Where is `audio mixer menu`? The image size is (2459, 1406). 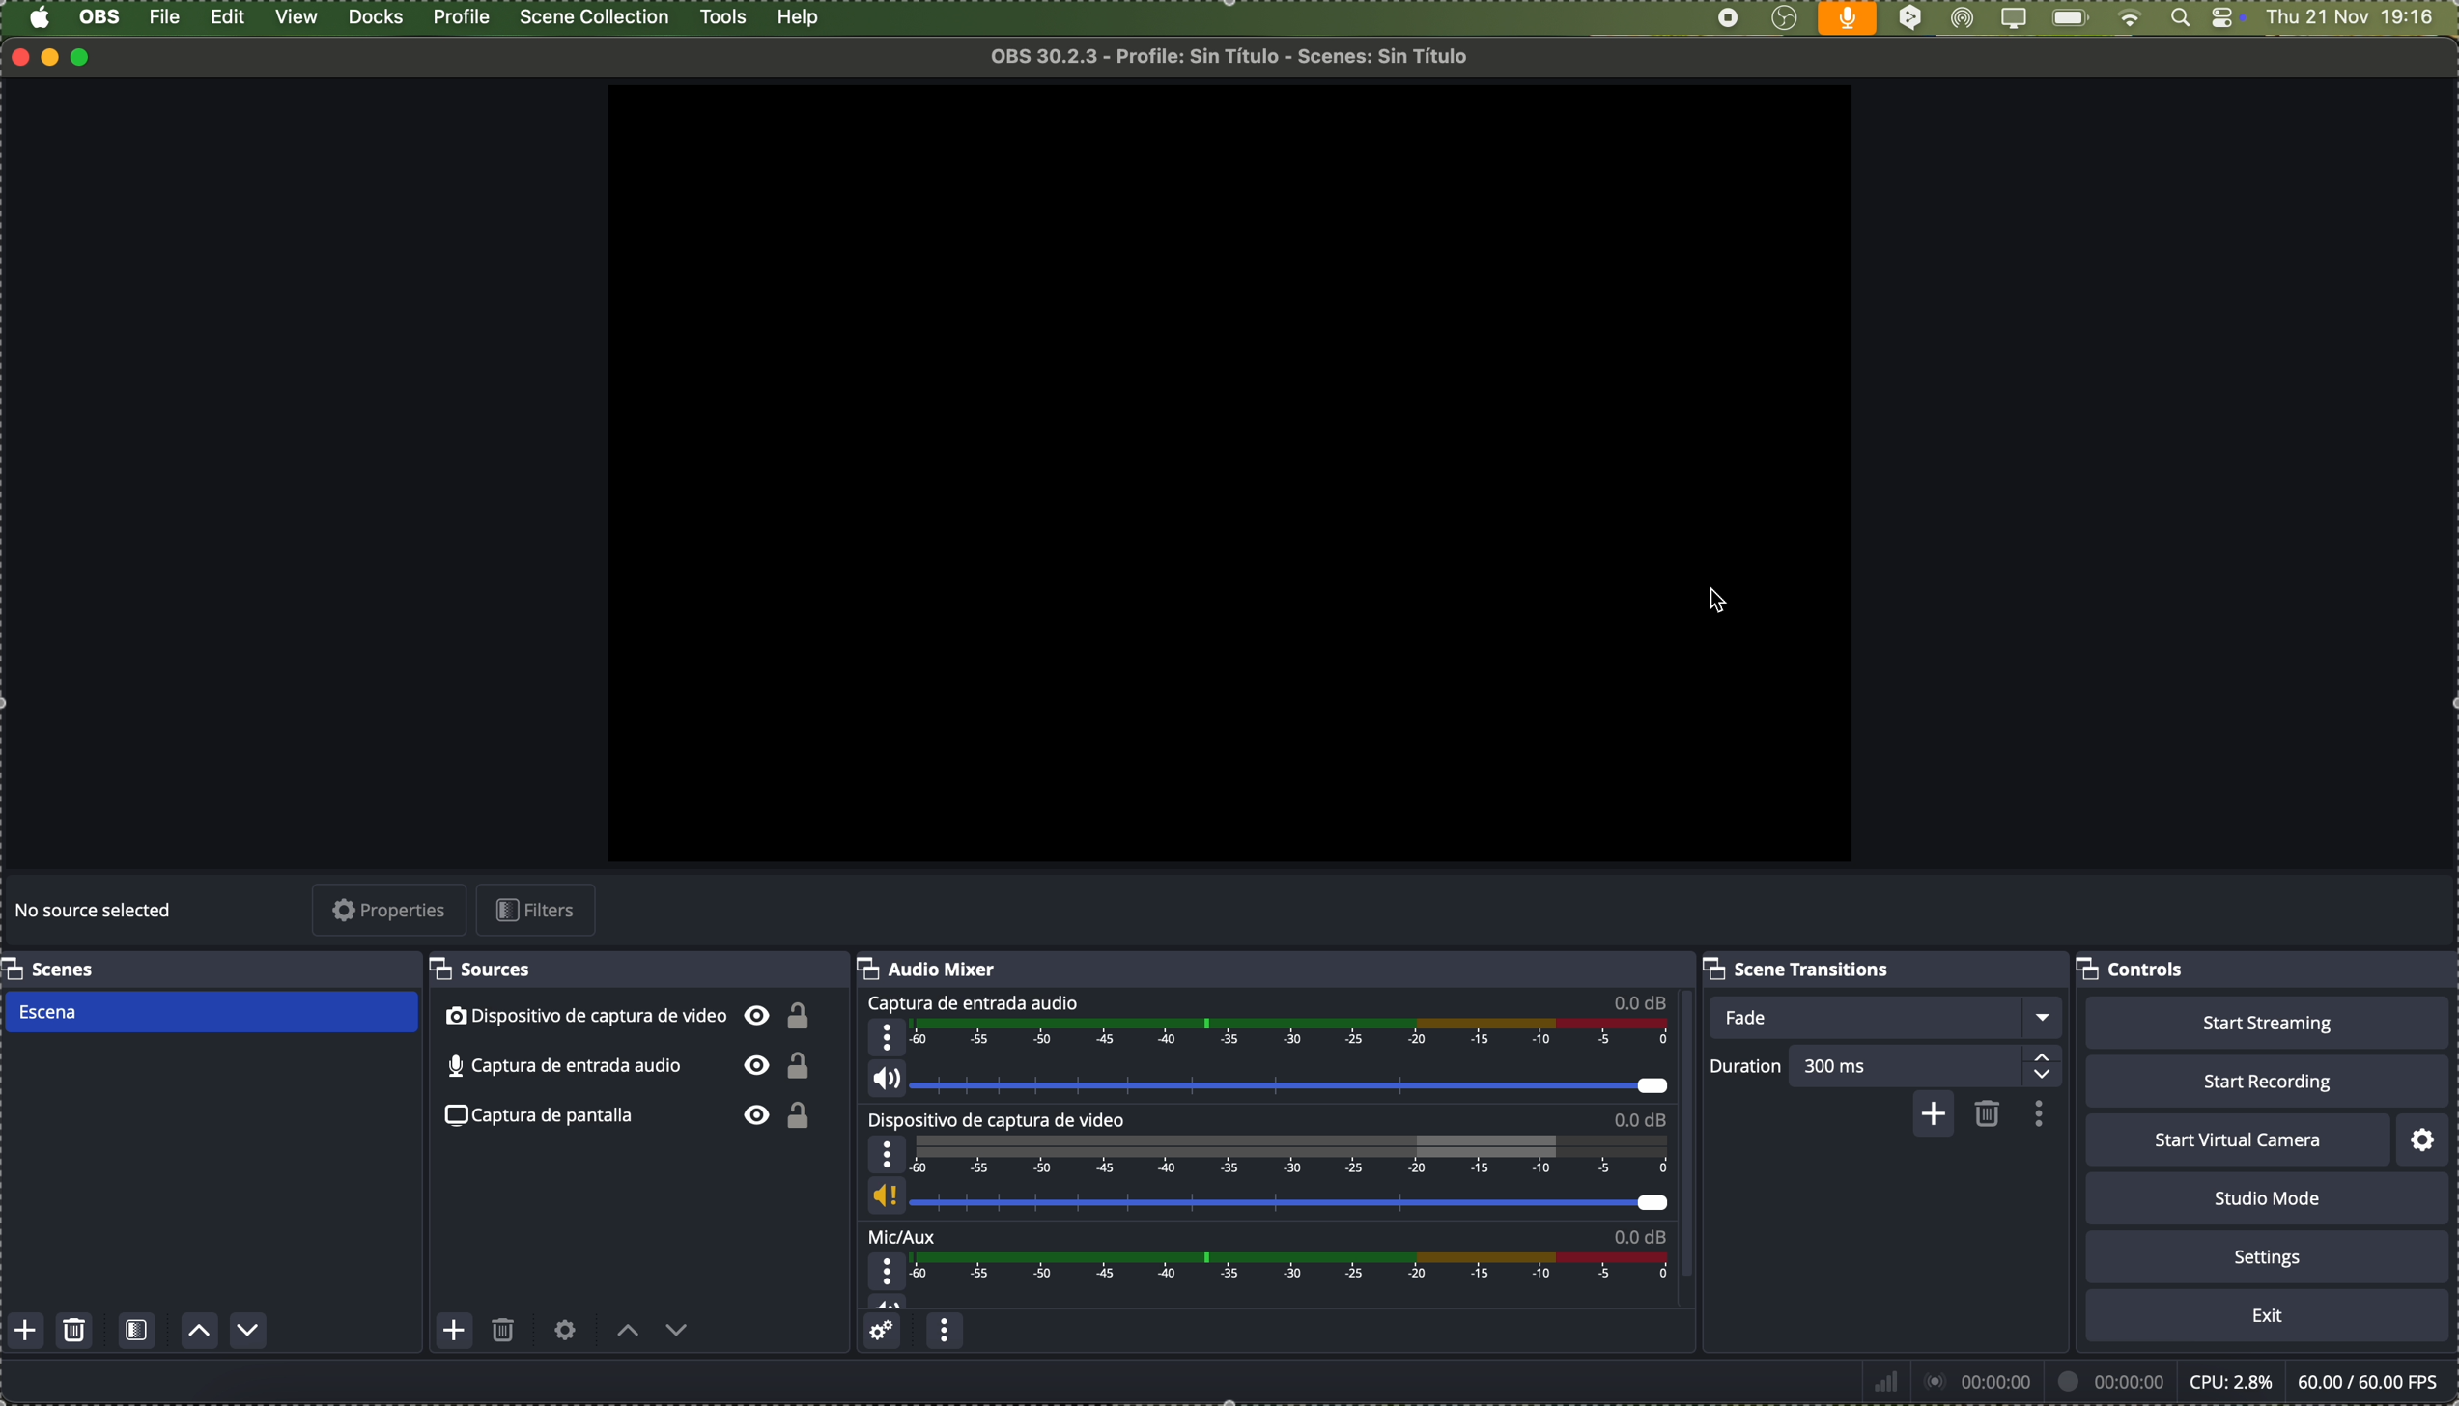
audio mixer menu is located at coordinates (945, 1334).